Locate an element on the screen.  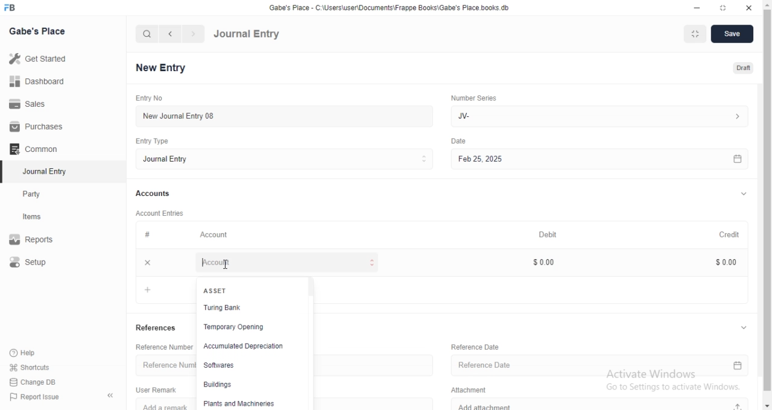
Reference Date is located at coordinates (478, 346).